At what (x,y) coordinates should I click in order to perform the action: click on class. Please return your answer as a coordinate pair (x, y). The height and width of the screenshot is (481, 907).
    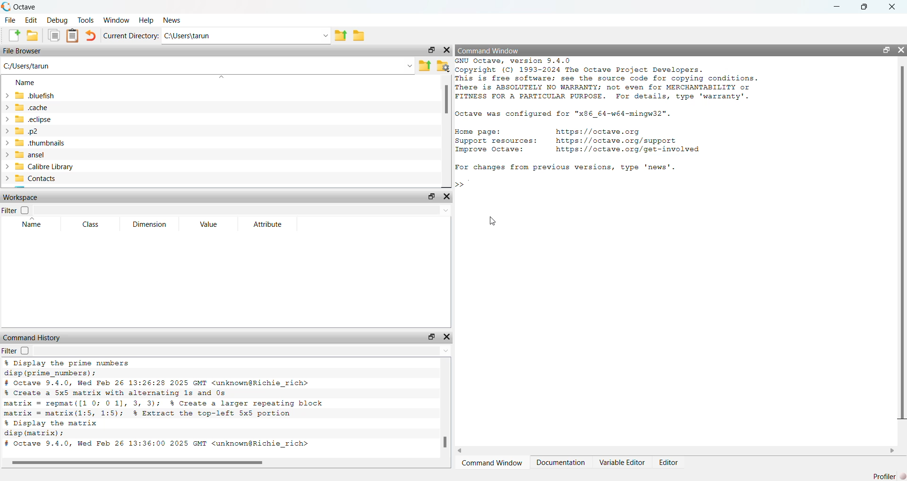
    Looking at the image, I should click on (87, 224).